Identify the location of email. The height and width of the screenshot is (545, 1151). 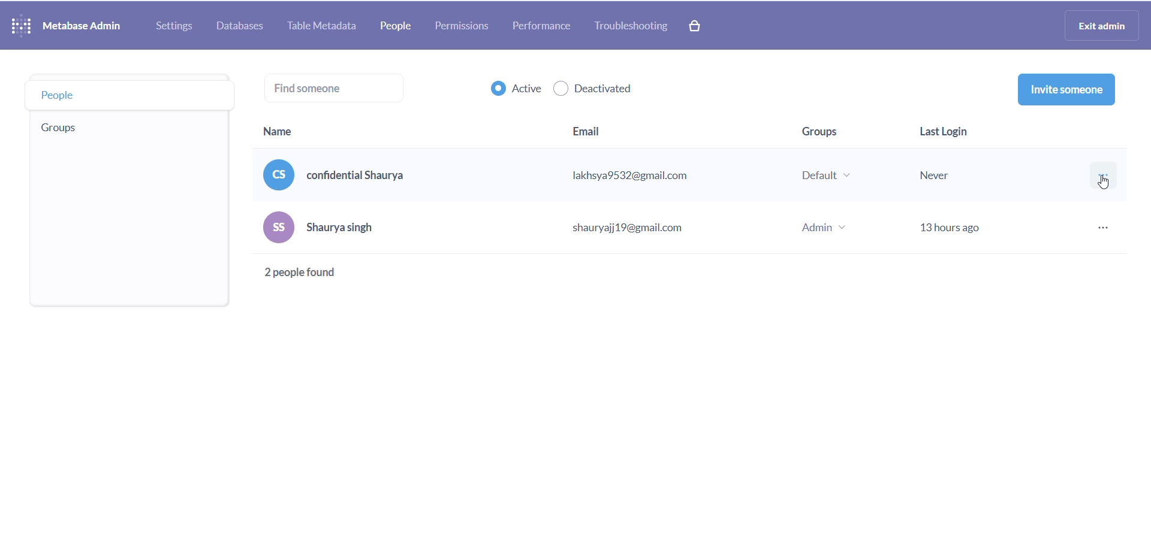
(634, 177).